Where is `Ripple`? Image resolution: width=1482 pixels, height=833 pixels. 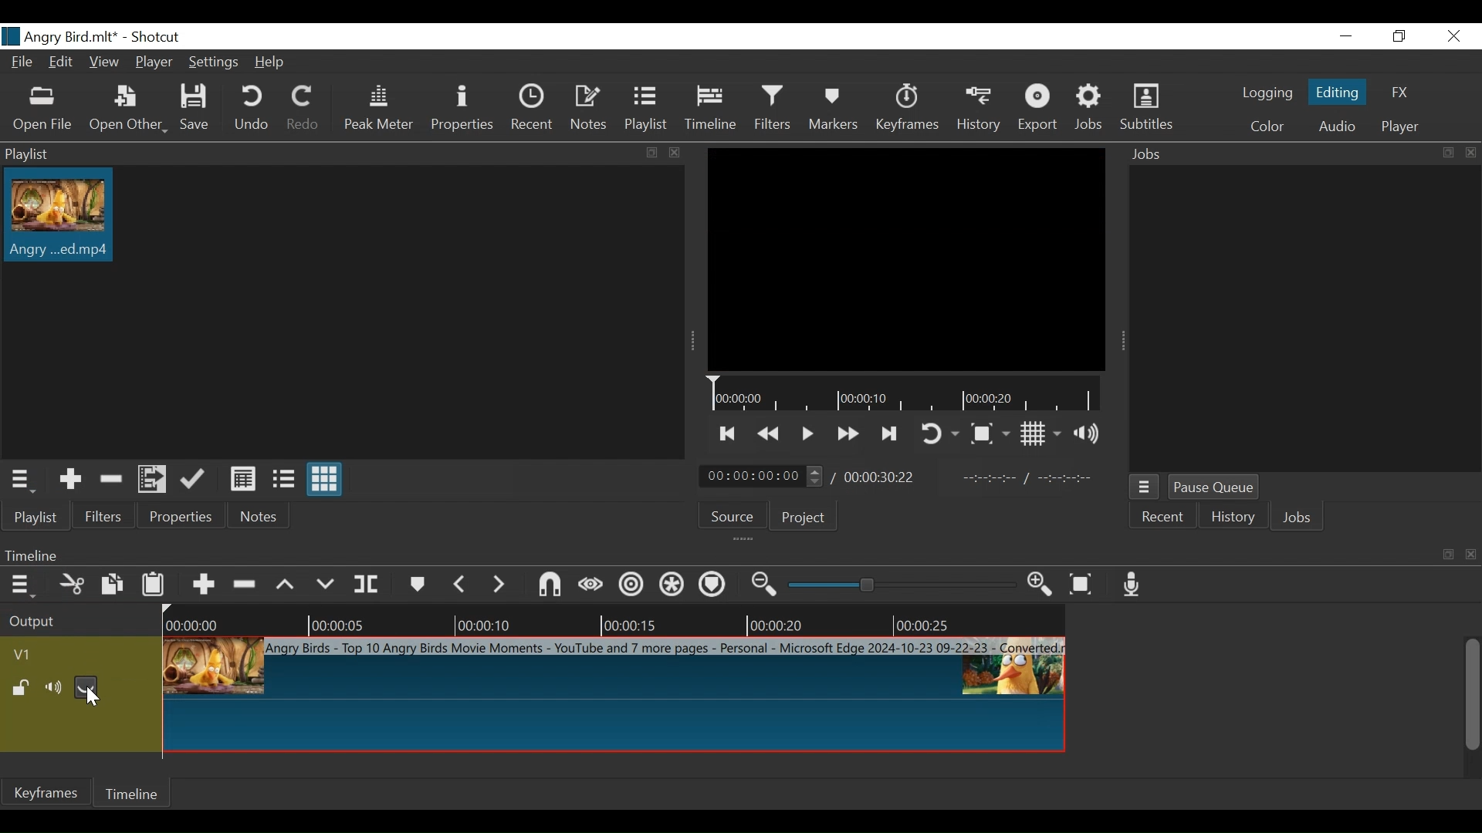 Ripple is located at coordinates (631, 585).